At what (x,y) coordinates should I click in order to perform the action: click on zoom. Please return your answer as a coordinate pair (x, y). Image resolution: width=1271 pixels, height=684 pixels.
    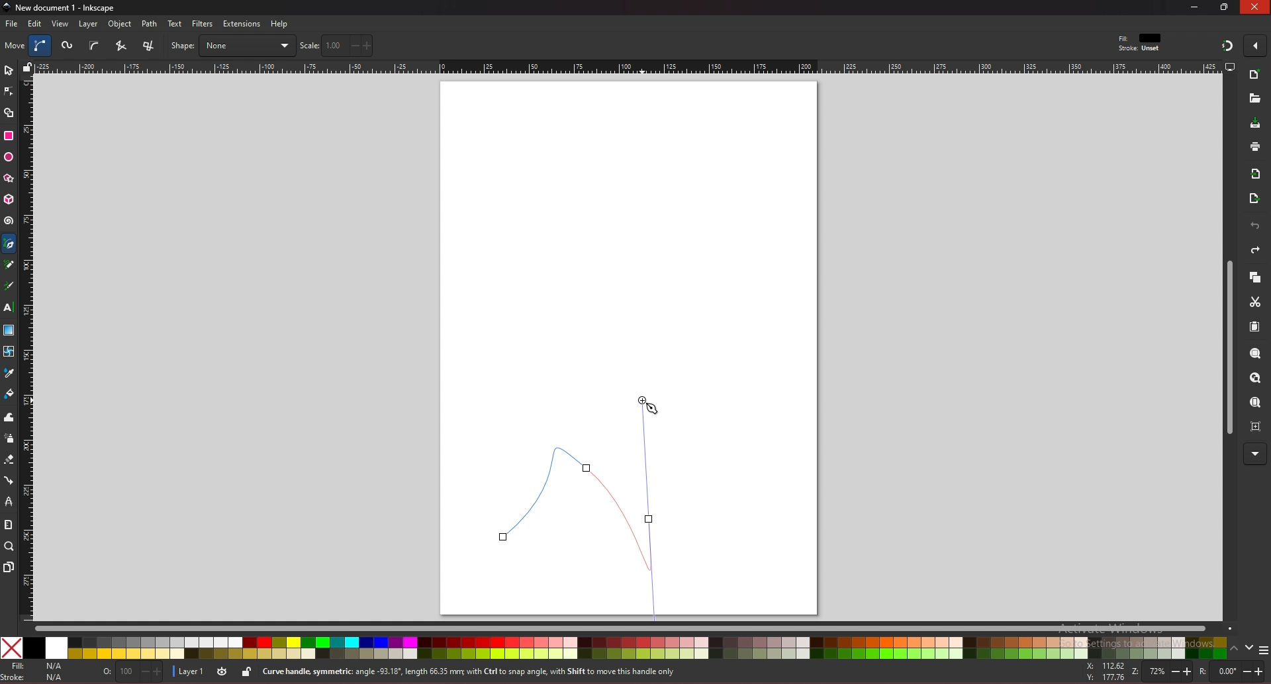
    Looking at the image, I should click on (9, 546).